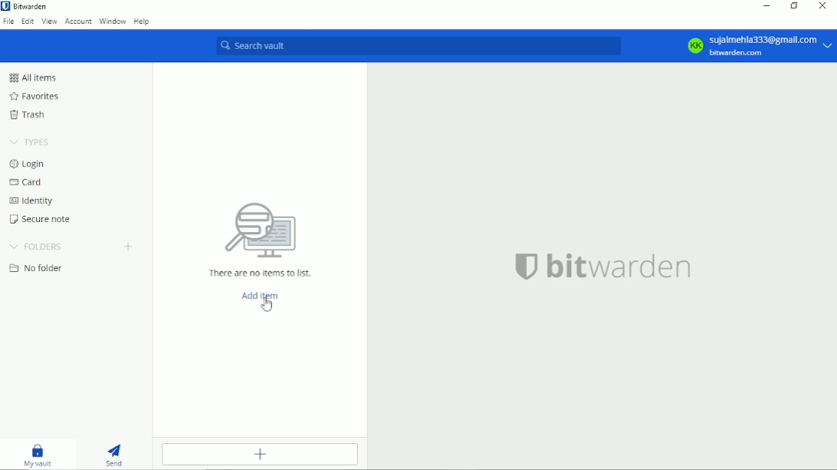 The height and width of the screenshot is (470, 837). What do you see at coordinates (8, 22) in the screenshot?
I see `File` at bounding box center [8, 22].